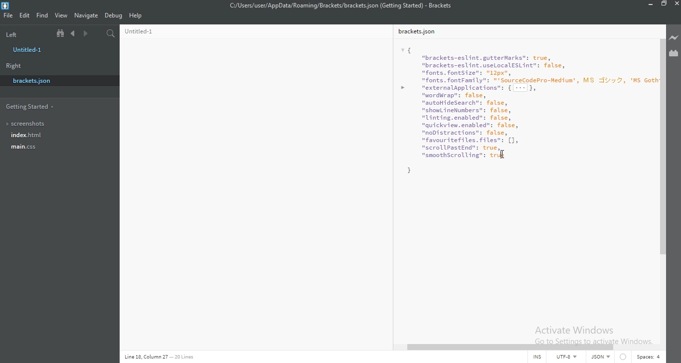  I want to click on JSON, so click(603, 358).